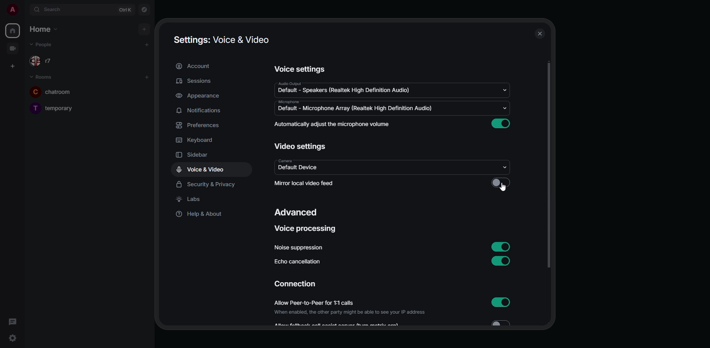 Image resolution: width=710 pixels, height=348 pixels. I want to click on rooms, so click(41, 76).